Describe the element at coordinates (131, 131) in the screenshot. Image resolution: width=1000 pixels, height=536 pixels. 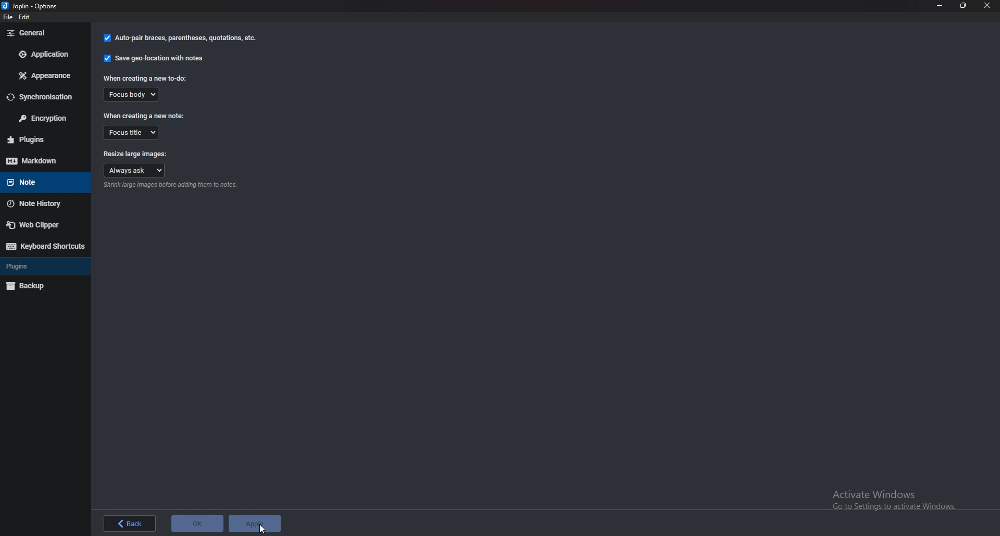
I see `Focus title` at that location.